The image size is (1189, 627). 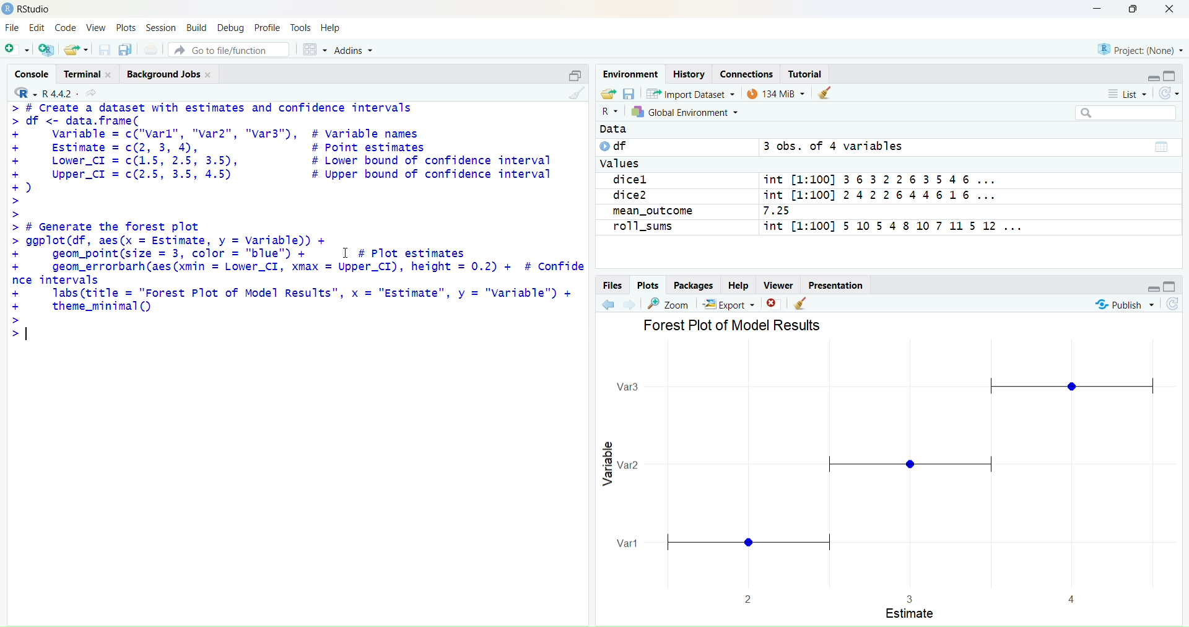 I want to click on Help, so click(x=331, y=28).